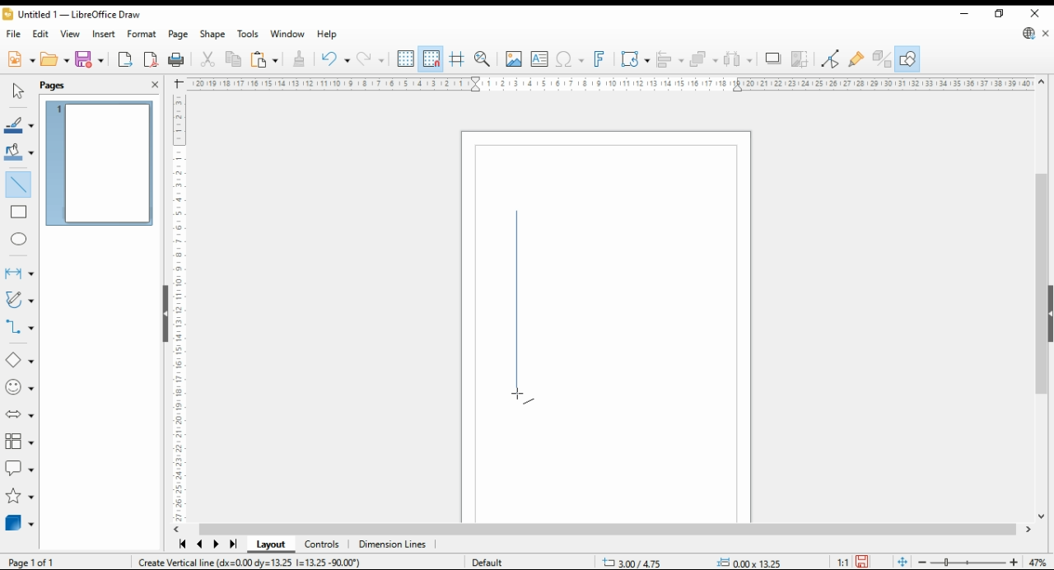  What do you see at coordinates (842, 561) in the screenshot?
I see `1:1` at bounding box center [842, 561].